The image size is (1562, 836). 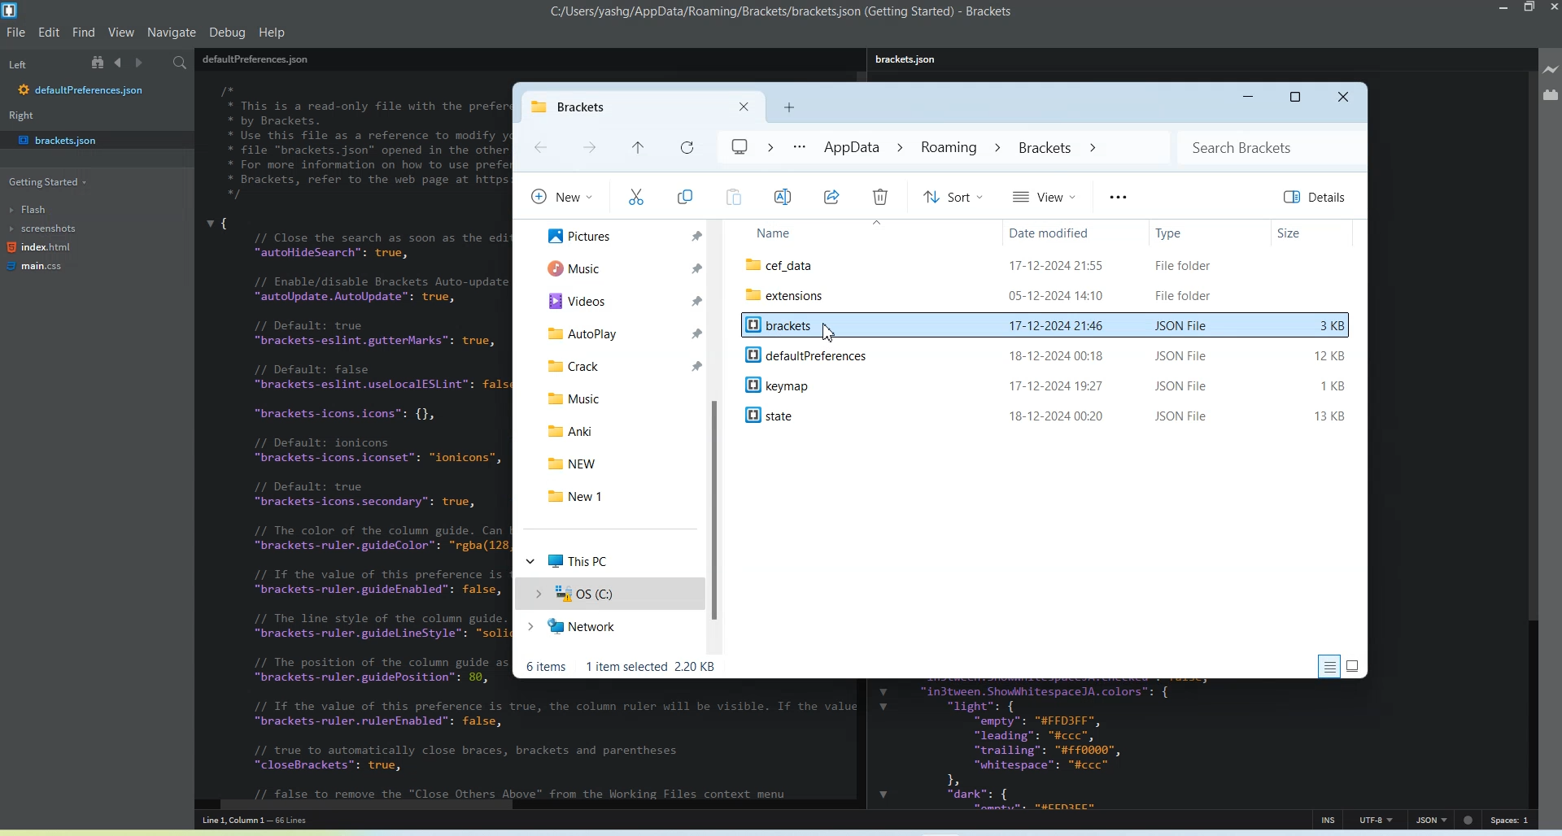 What do you see at coordinates (911, 148) in the screenshot?
I see `File Path Address` at bounding box center [911, 148].